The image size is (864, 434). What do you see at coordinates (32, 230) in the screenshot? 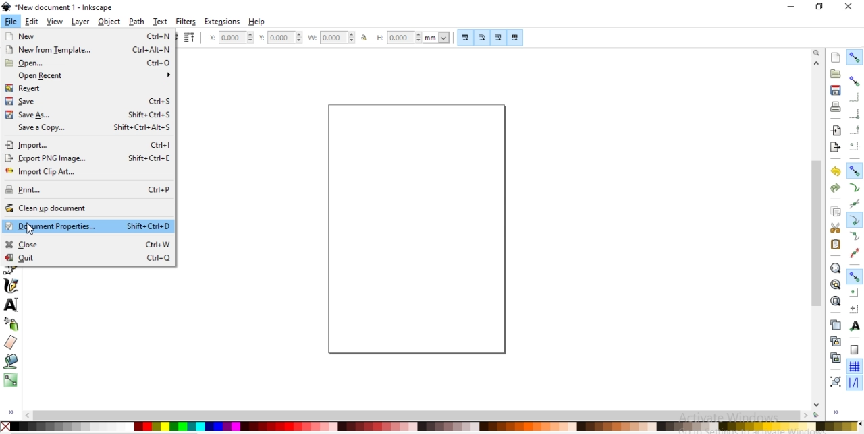
I see `cursor` at bounding box center [32, 230].